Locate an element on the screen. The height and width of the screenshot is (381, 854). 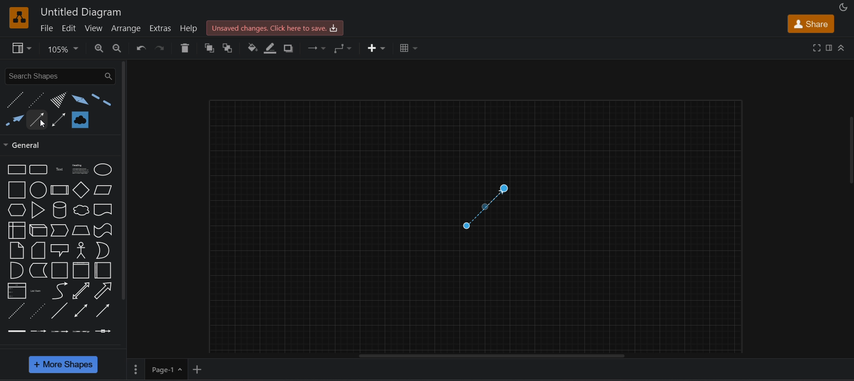
horizontal scroll bar is located at coordinates (492, 357).